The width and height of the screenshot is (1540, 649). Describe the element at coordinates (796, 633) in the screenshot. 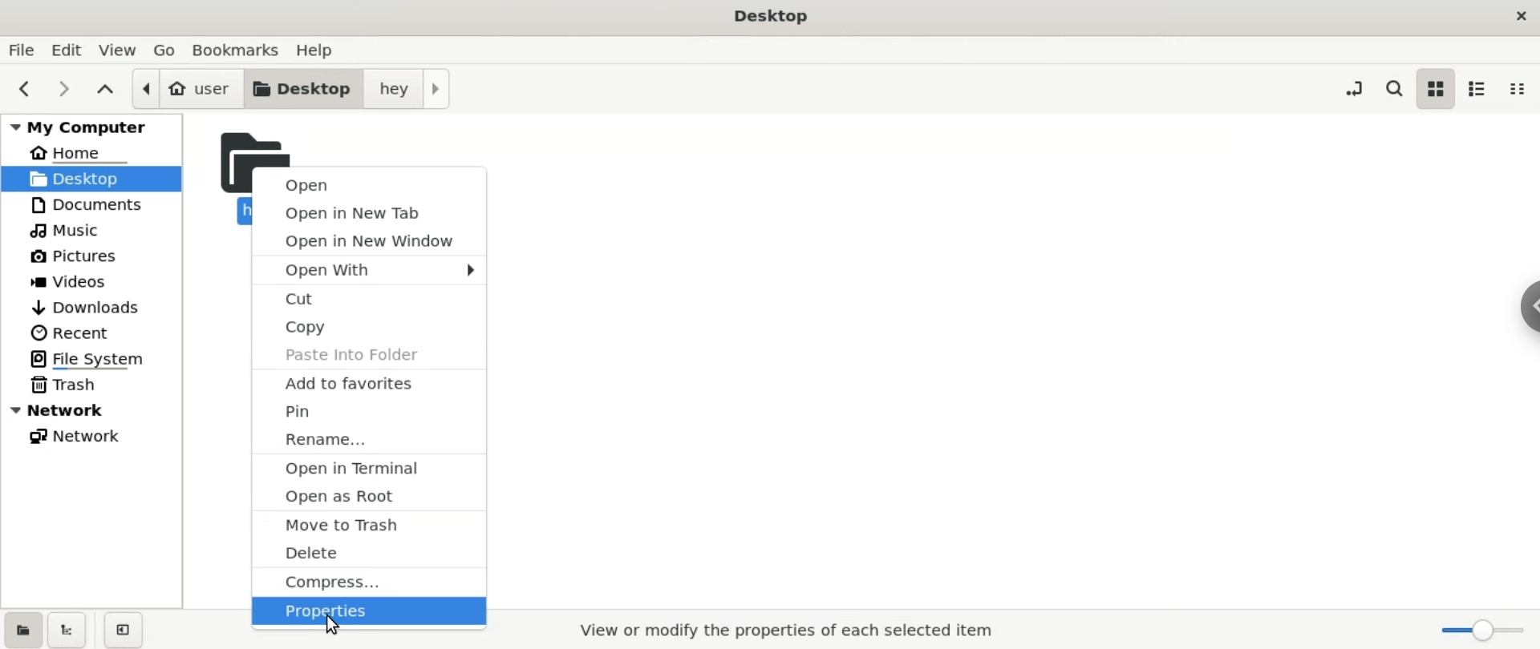

I see `view or modify the properties of each selected item` at that location.